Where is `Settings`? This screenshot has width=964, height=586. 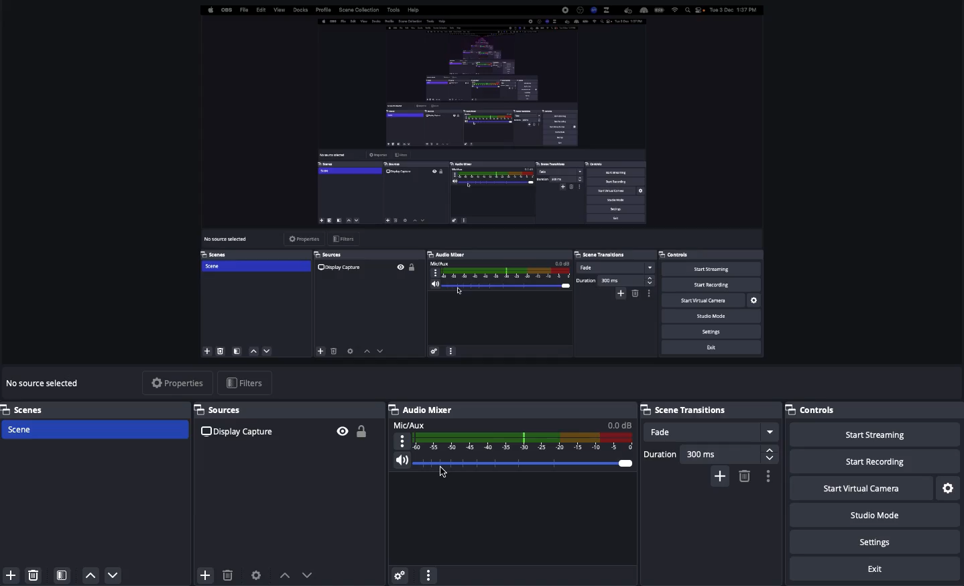 Settings is located at coordinates (399, 573).